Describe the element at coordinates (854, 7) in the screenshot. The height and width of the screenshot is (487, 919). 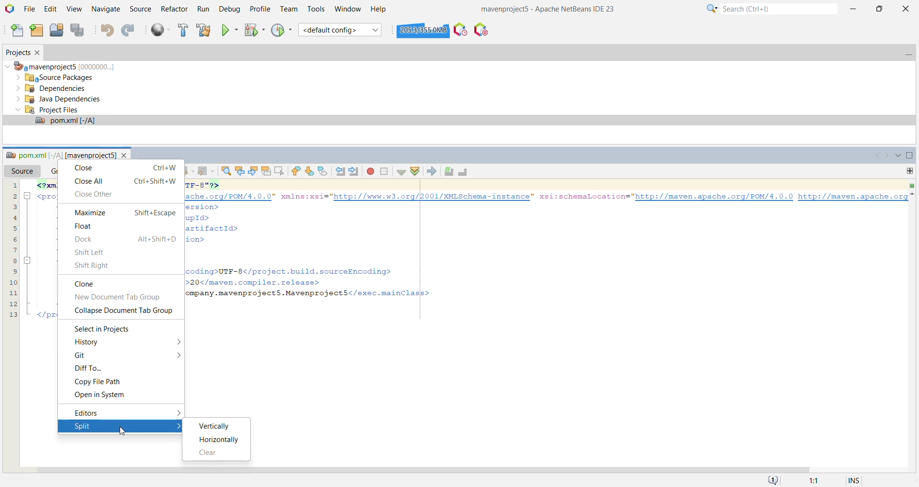
I see `Minimize` at that location.